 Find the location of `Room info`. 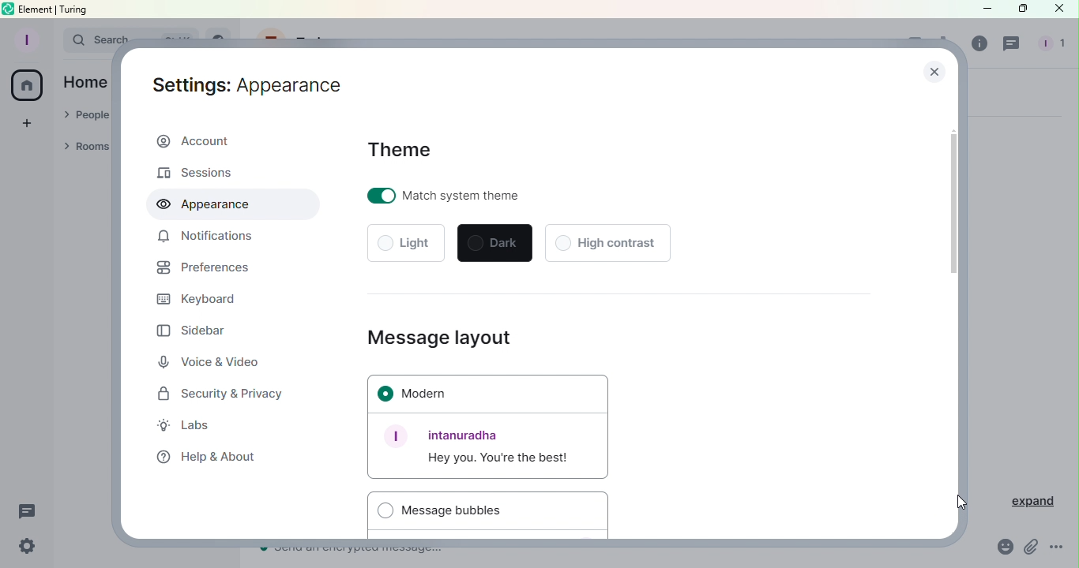

Room info is located at coordinates (976, 43).